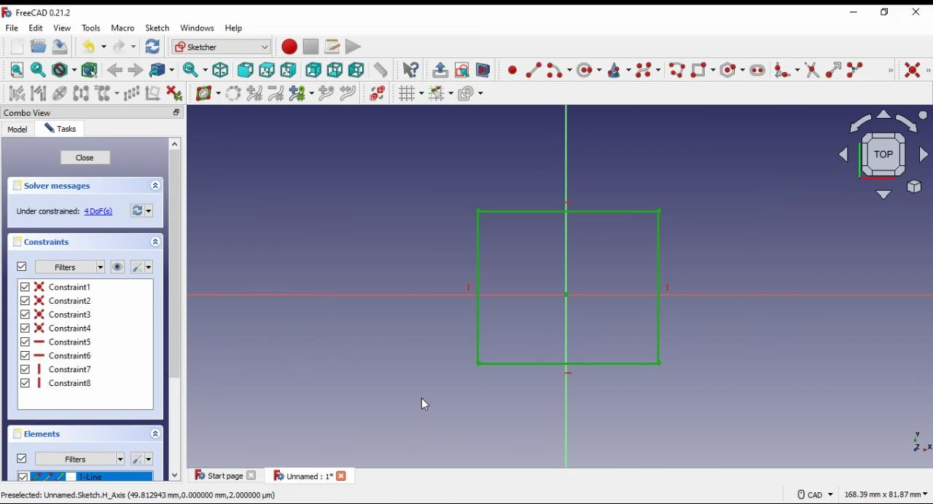 Image resolution: width=933 pixels, height=504 pixels. Describe the element at coordinates (136, 71) in the screenshot. I see `forward` at that location.